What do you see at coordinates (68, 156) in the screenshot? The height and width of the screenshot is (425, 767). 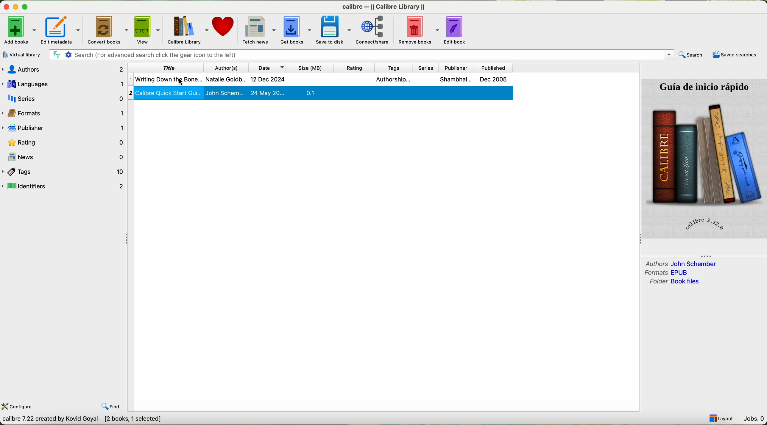 I see `news` at bounding box center [68, 156].